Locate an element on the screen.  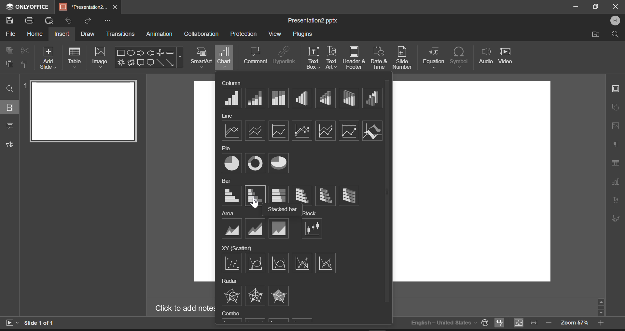
Radar with markers is located at coordinates (256, 295).